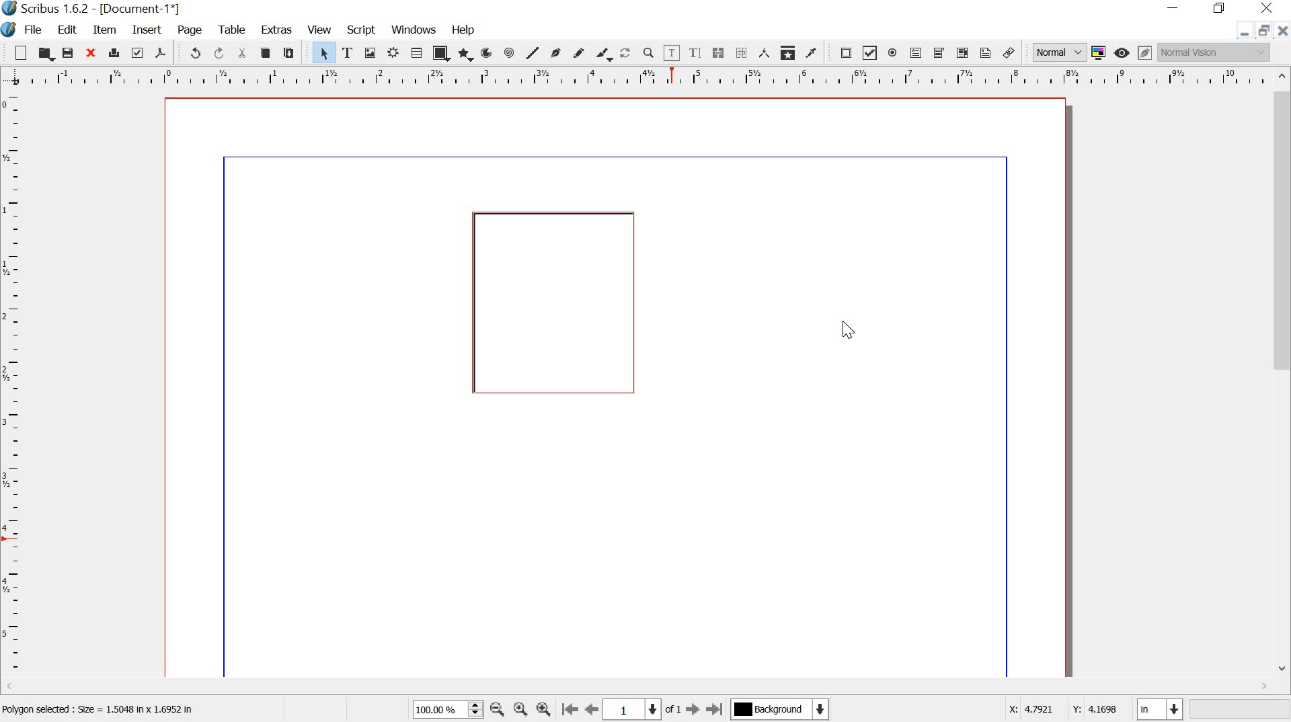  Describe the element at coordinates (241, 52) in the screenshot. I see `cut` at that location.